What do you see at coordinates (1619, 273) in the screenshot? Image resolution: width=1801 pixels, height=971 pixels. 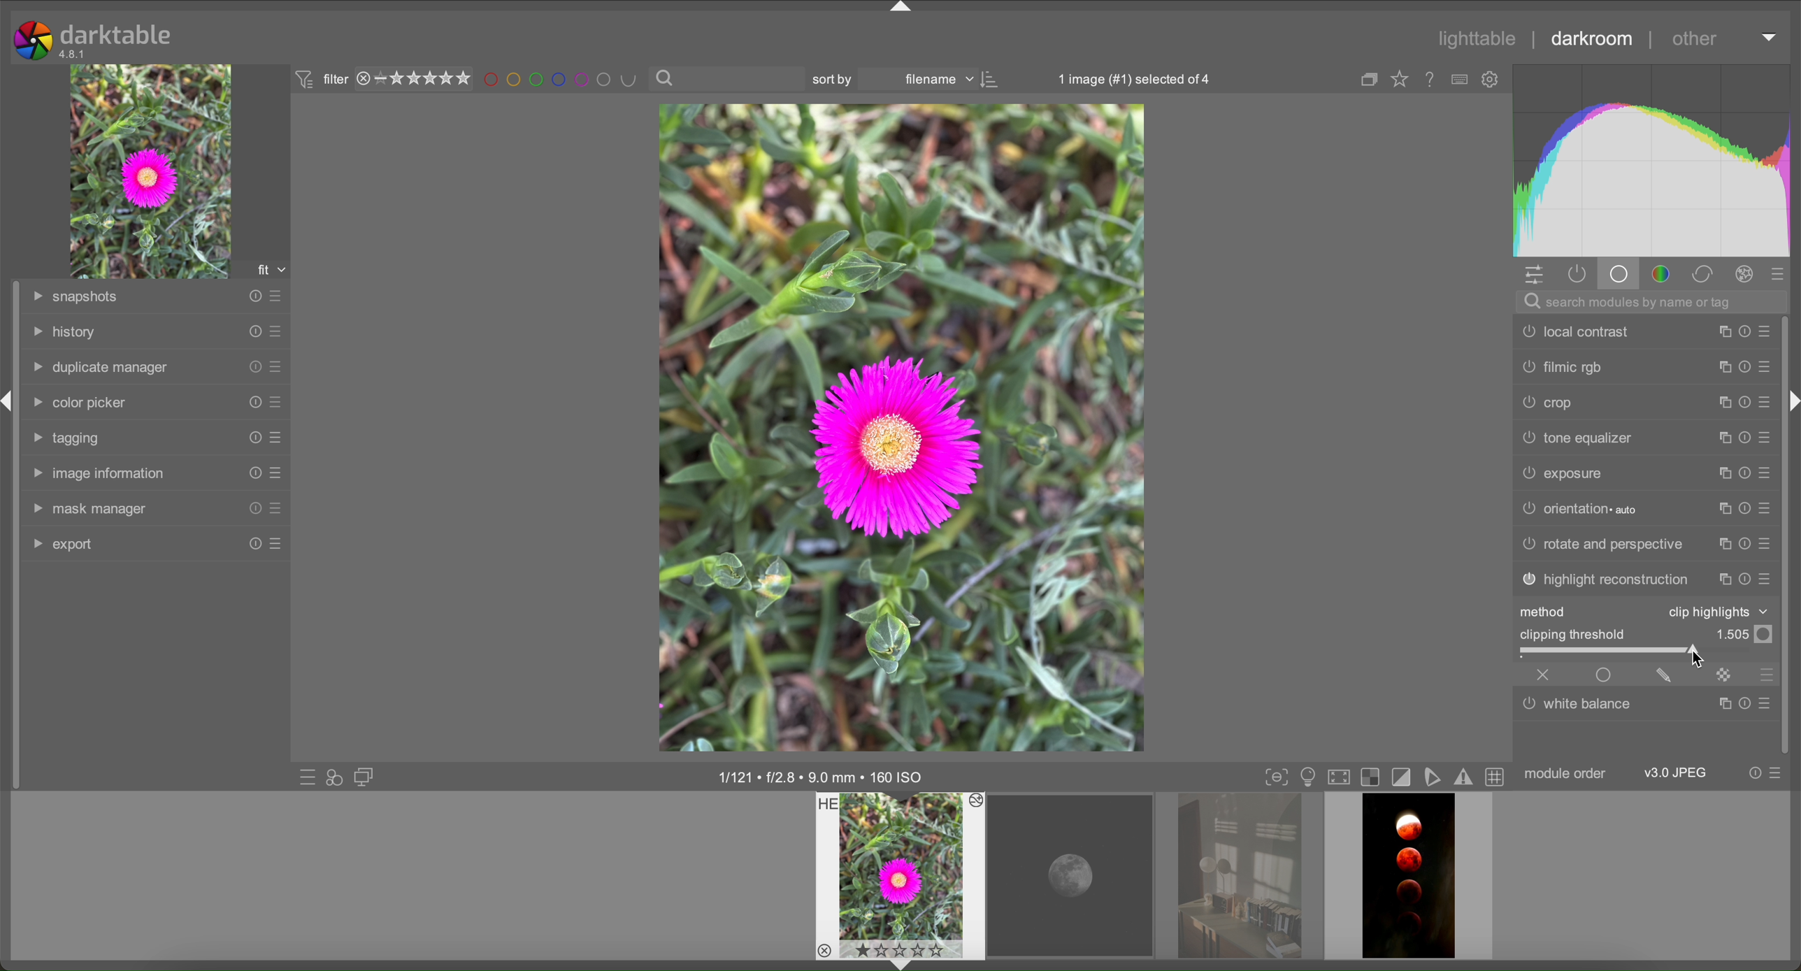 I see `base` at bounding box center [1619, 273].